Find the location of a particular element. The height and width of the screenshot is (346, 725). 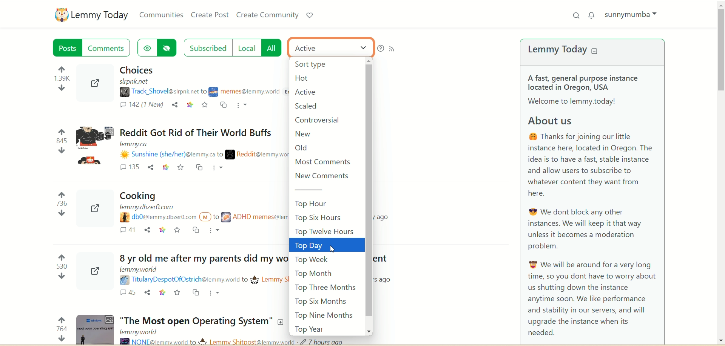

top nine months is located at coordinates (325, 316).